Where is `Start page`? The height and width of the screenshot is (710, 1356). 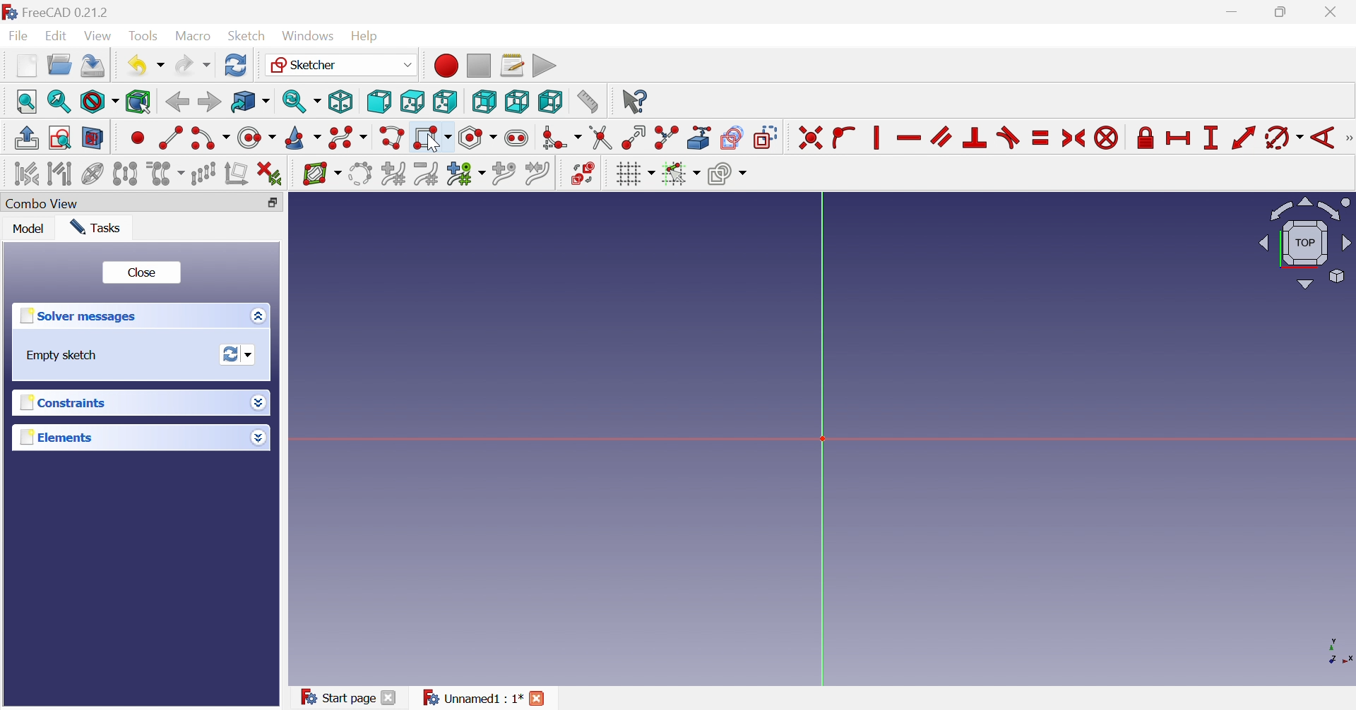
Start page is located at coordinates (337, 696).